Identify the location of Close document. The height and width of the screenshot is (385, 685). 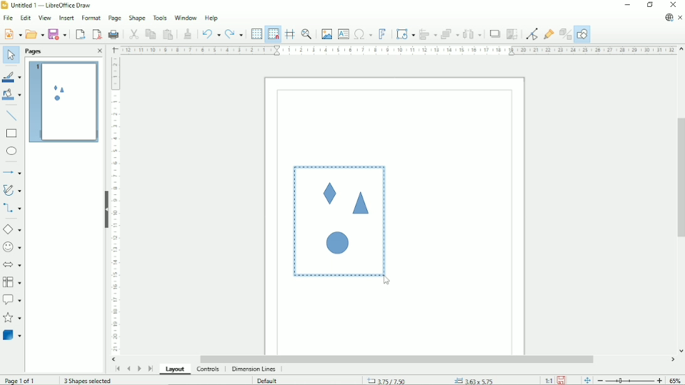
(680, 18).